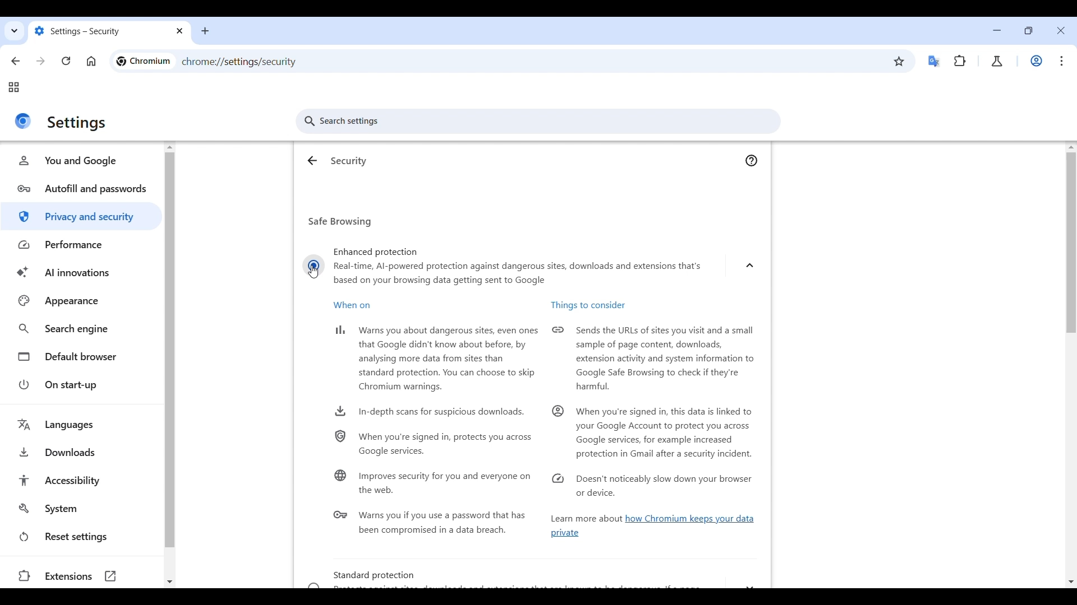 The image size is (1077, 605). What do you see at coordinates (82, 329) in the screenshot?
I see `Search engine` at bounding box center [82, 329].